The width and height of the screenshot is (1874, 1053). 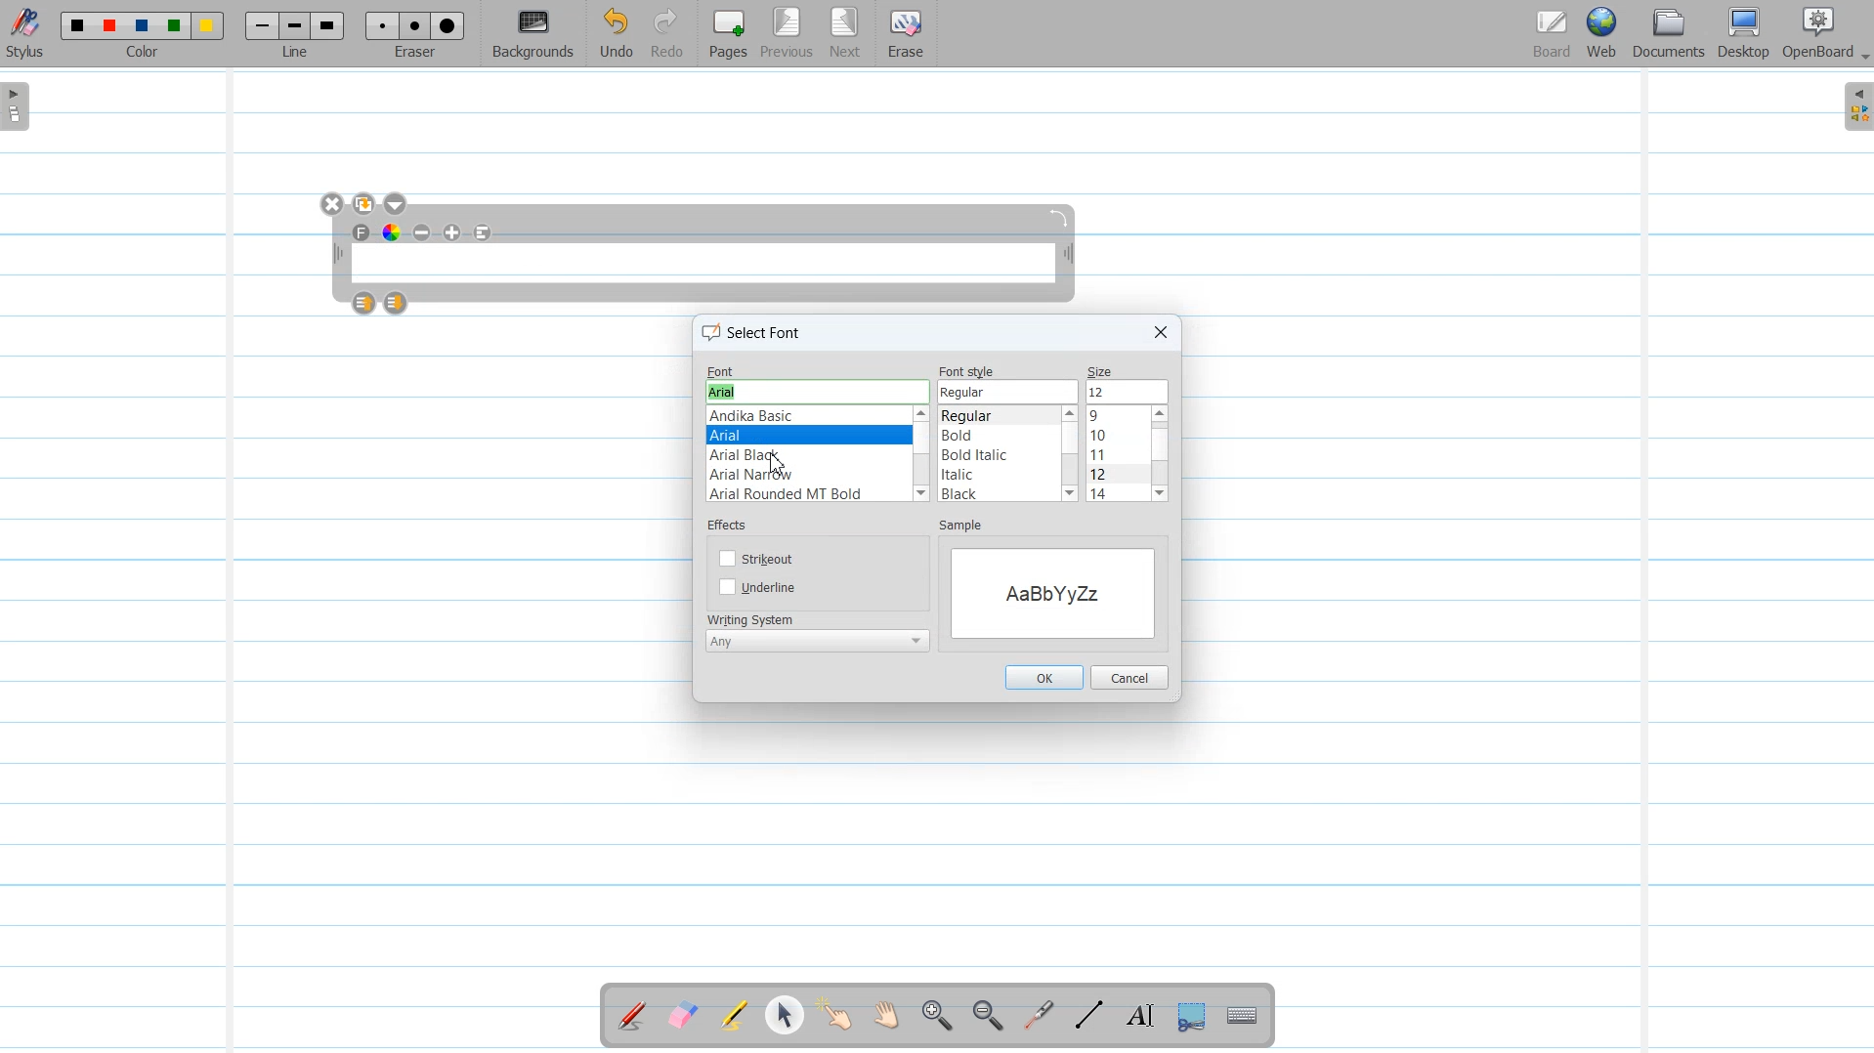 What do you see at coordinates (904, 34) in the screenshot?
I see `Erase` at bounding box center [904, 34].